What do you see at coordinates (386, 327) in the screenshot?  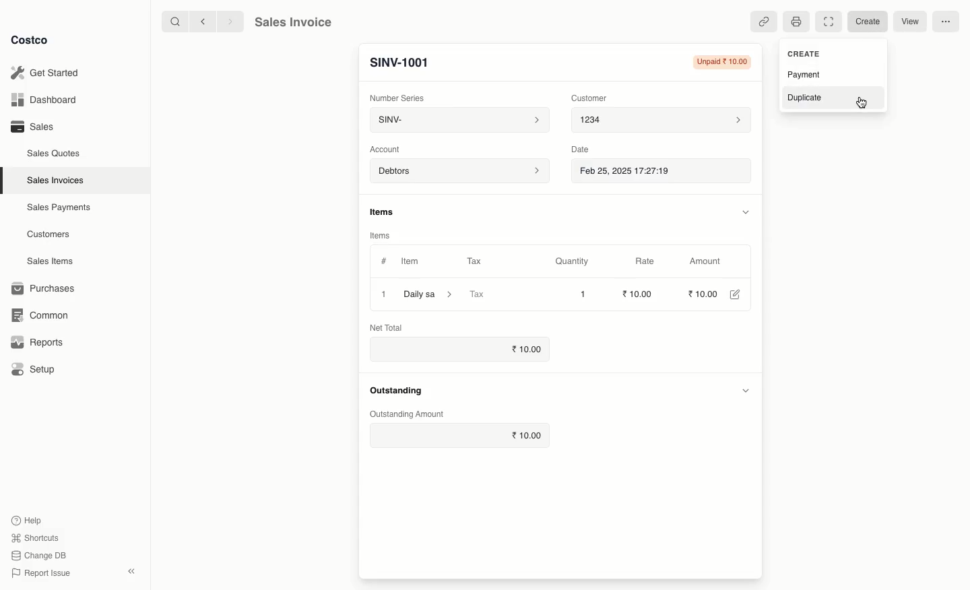 I see `Net Total` at bounding box center [386, 327].